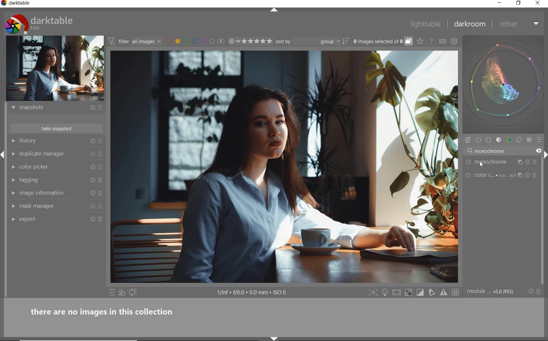 This screenshot has height=341, width=548. Describe the element at coordinates (519, 140) in the screenshot. I see `correct` at that location.